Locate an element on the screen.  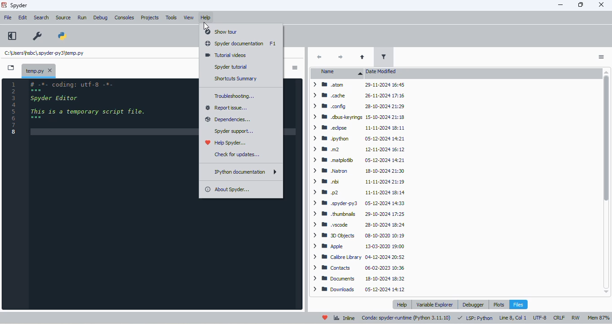
close is located at coordinates (601, 4).